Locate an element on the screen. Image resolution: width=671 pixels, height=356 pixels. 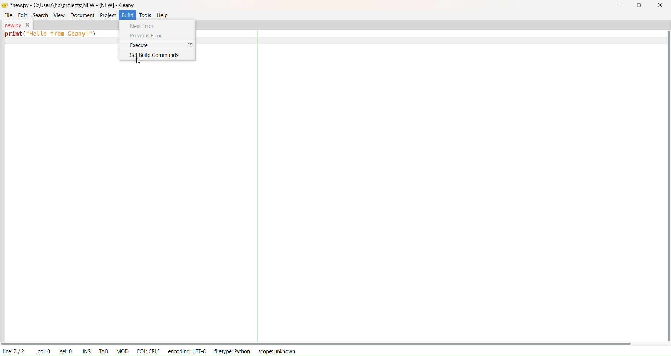
search is located at coordinates (39, 14).